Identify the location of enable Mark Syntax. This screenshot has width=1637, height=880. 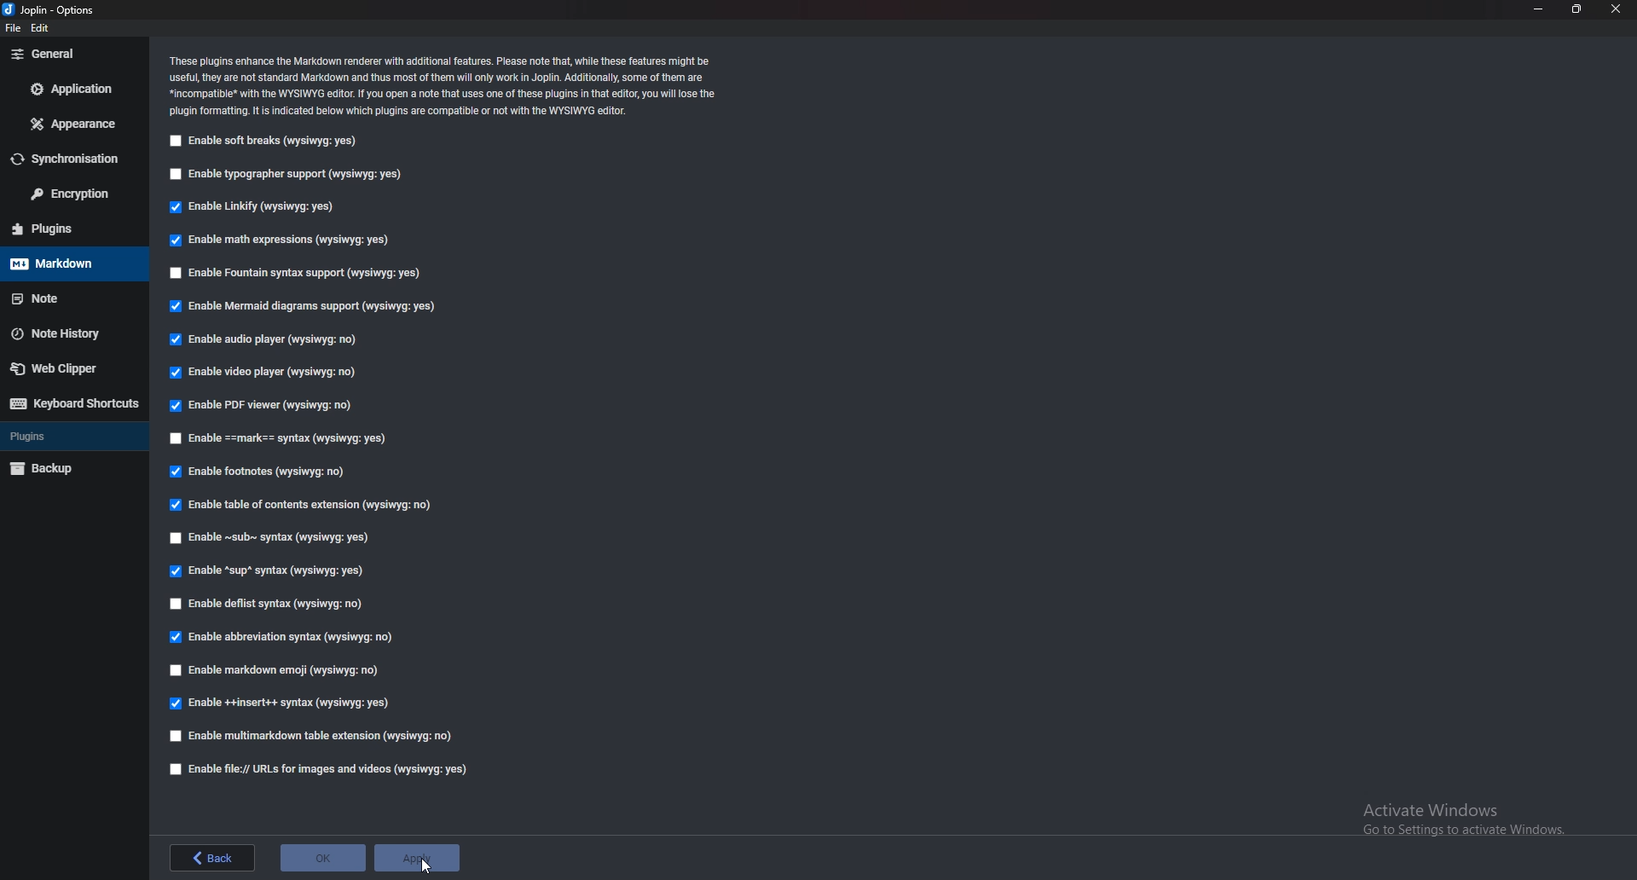
(305, 440).